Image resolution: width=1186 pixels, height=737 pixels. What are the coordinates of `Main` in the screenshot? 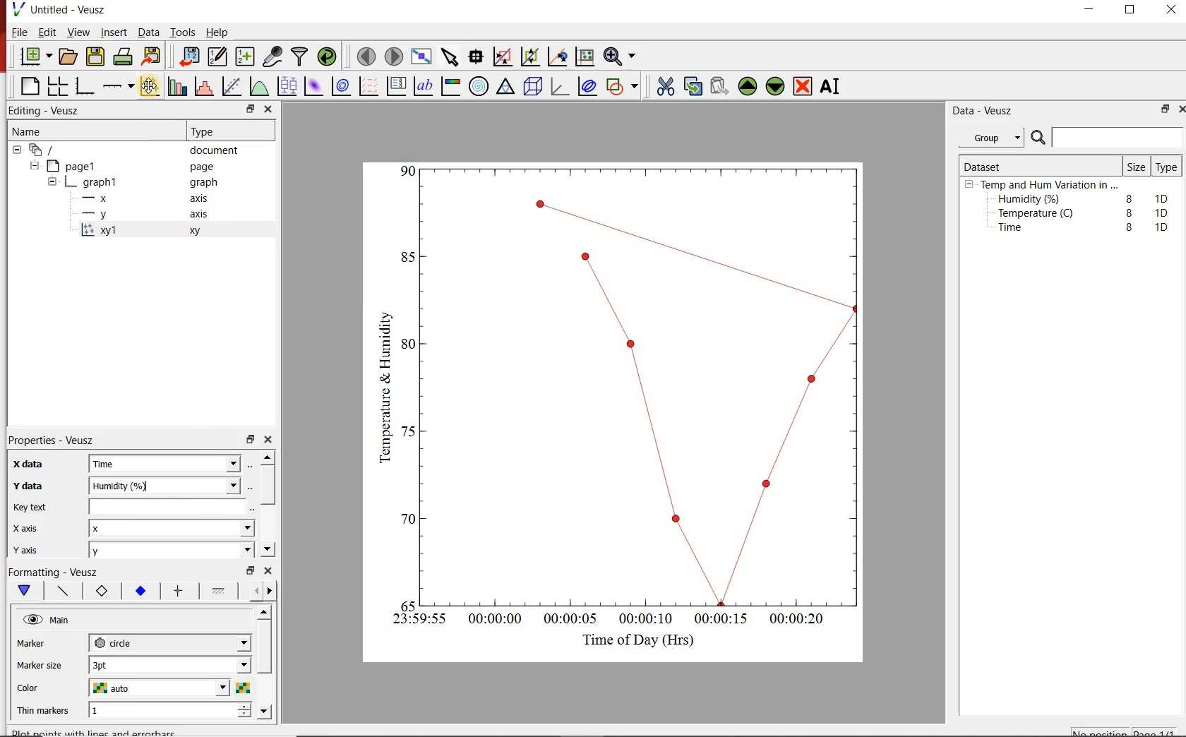 It's located at (70, 622).